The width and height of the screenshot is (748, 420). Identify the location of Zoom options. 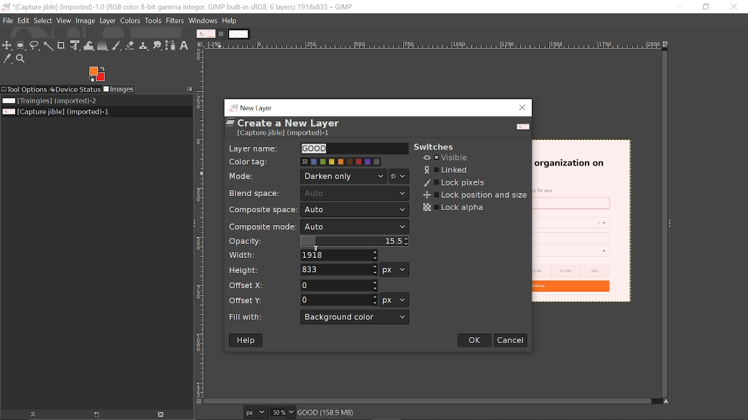
(293, 412).